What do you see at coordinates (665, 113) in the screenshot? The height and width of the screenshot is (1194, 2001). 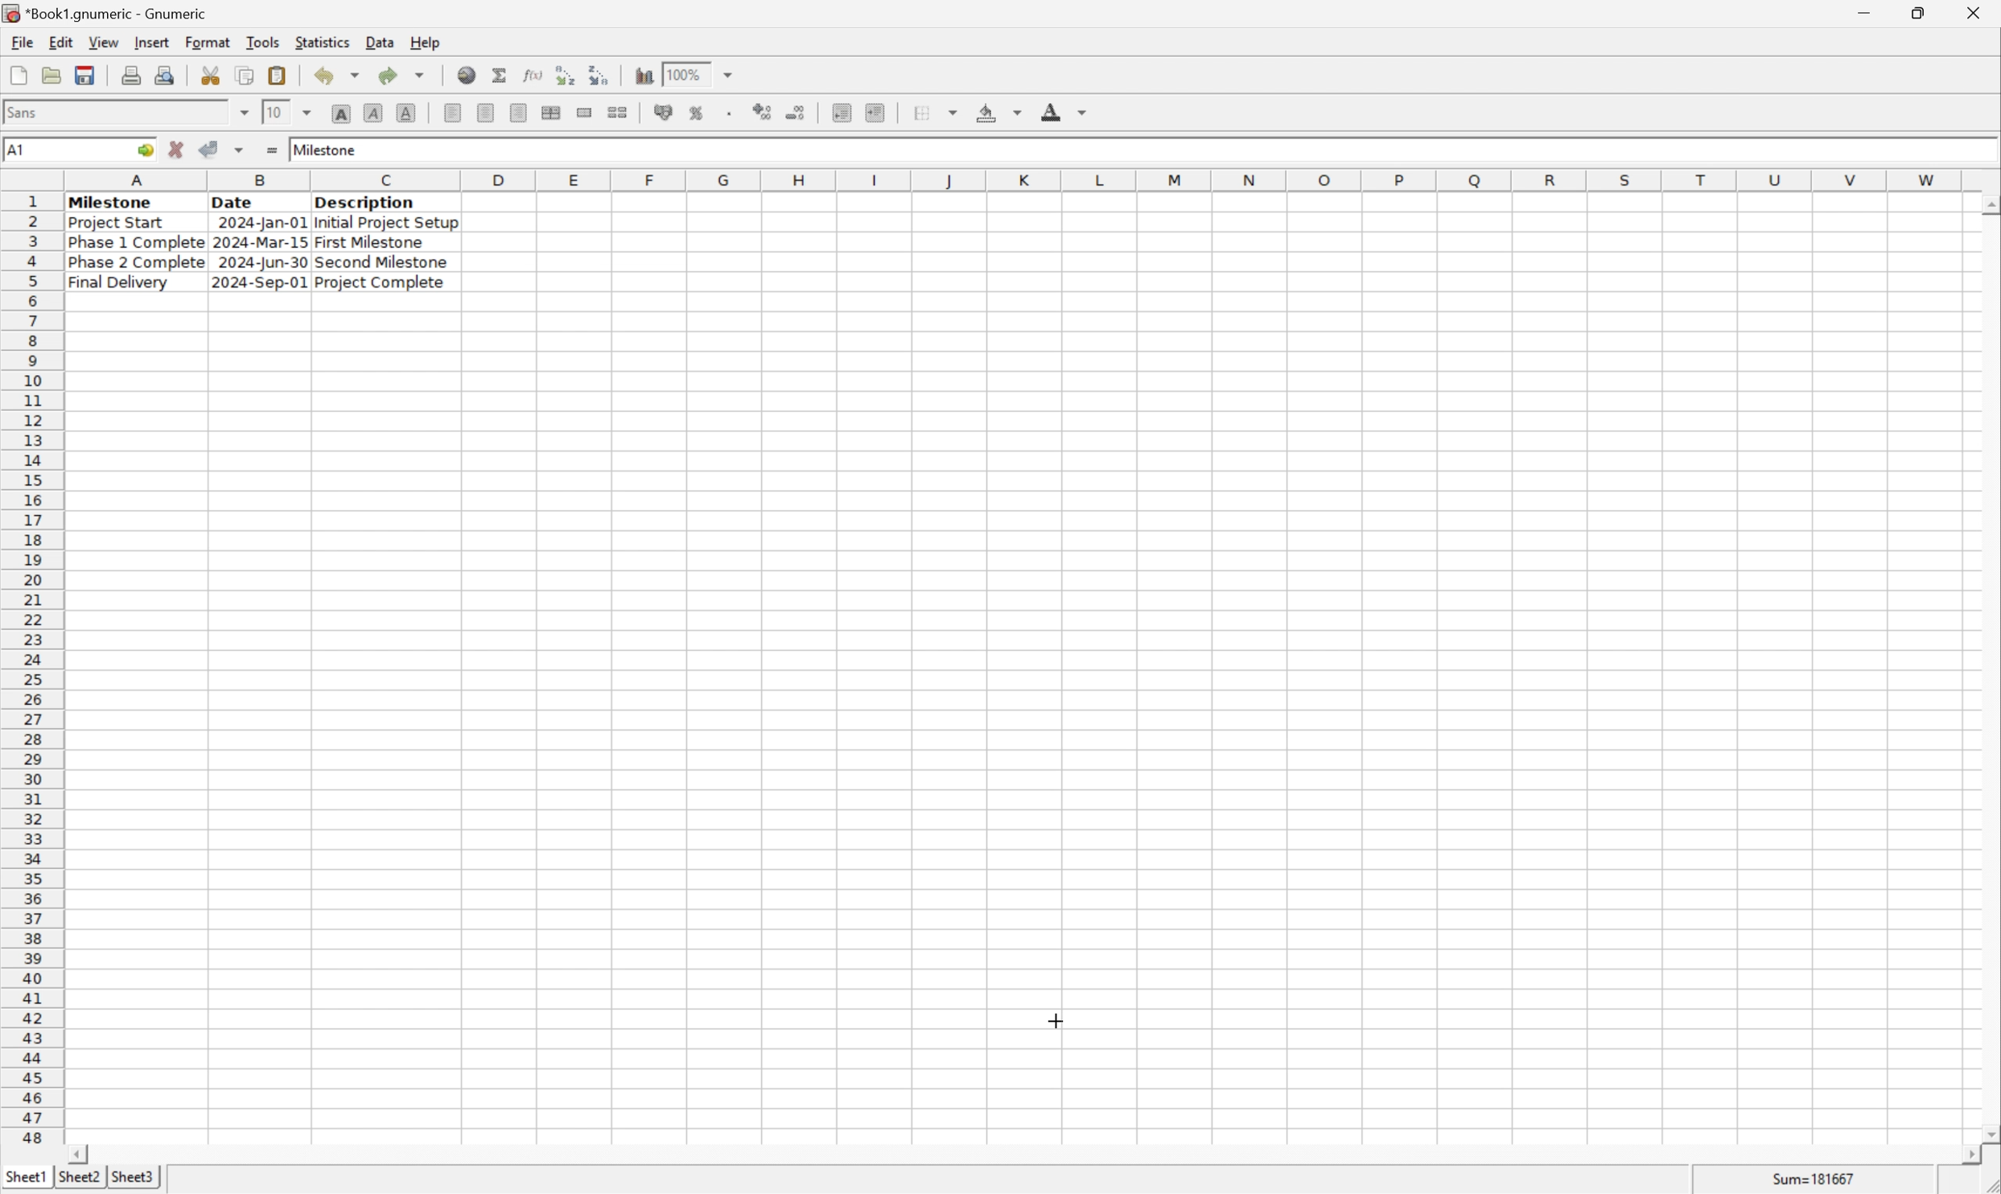 I see `format selection as accouting` at bounding box center [665, 113].